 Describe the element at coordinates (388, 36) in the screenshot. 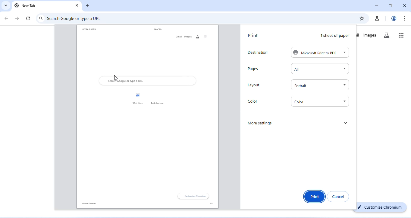

I see `search labs` at that location.